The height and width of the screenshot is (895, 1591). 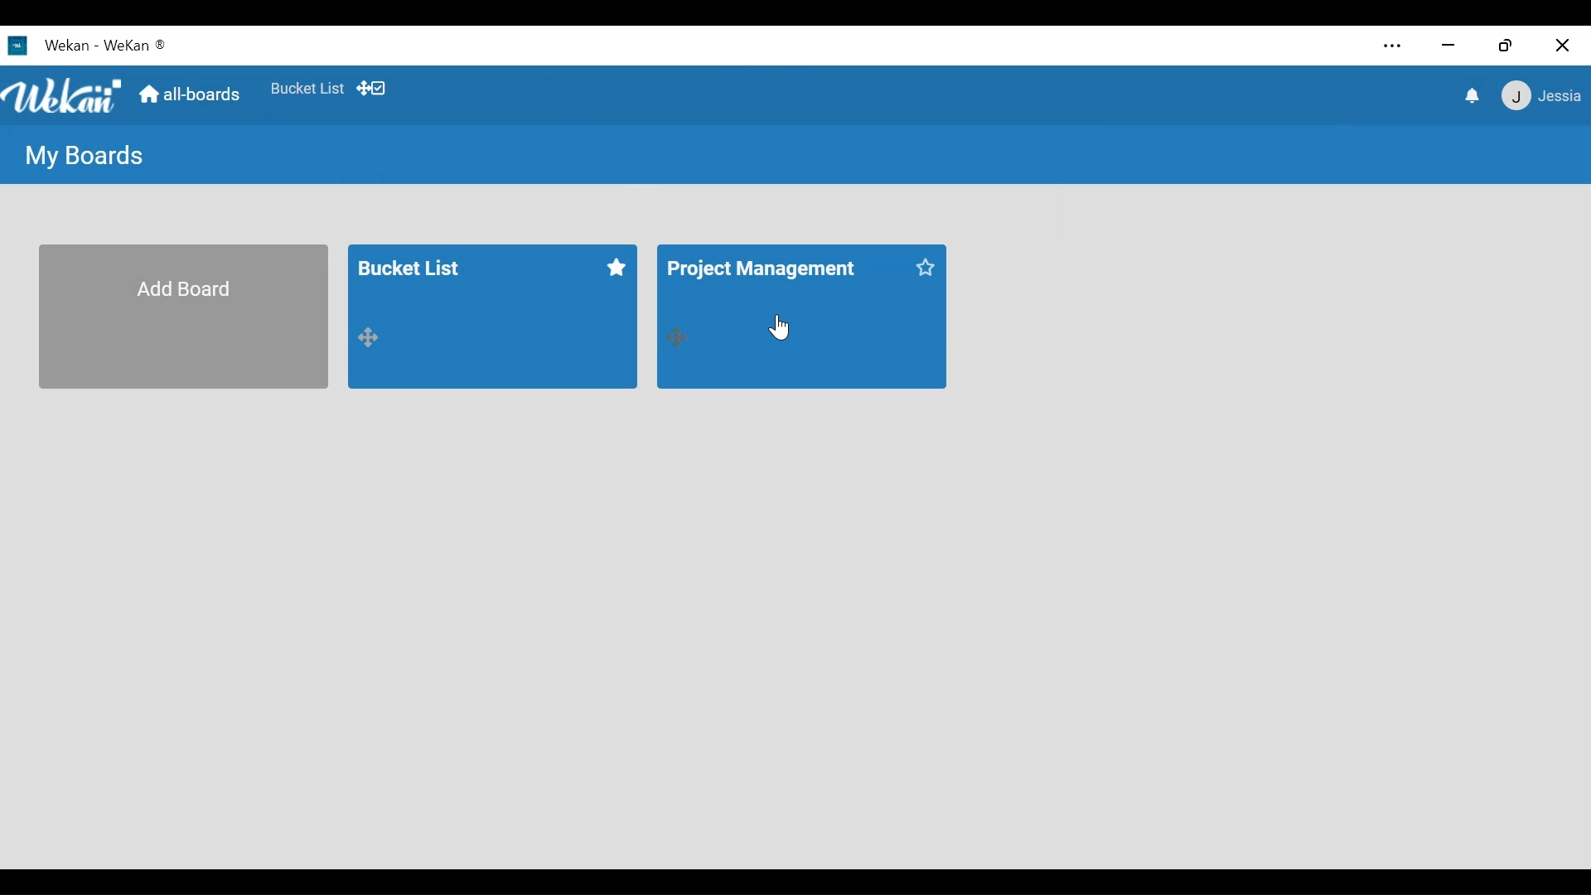 What do you see at coordinates (925, 269) in the screenshot?
I see `mark as favorite` at bounding box center [925, 269].